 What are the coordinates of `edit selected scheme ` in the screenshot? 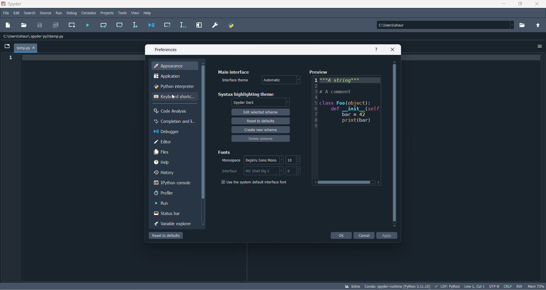 It's located at (261, 113).